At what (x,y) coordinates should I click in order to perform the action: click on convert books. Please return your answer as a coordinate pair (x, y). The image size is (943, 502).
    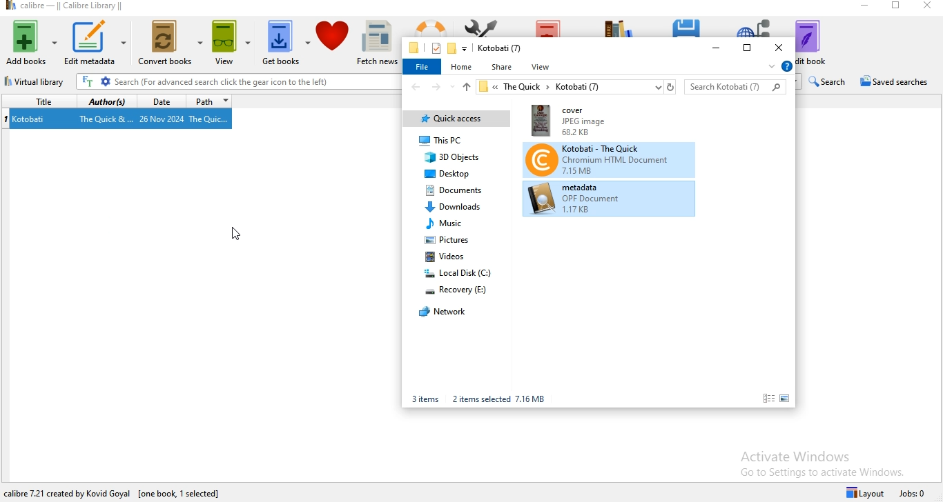
    Looking at the image, I should click on (171, 45).